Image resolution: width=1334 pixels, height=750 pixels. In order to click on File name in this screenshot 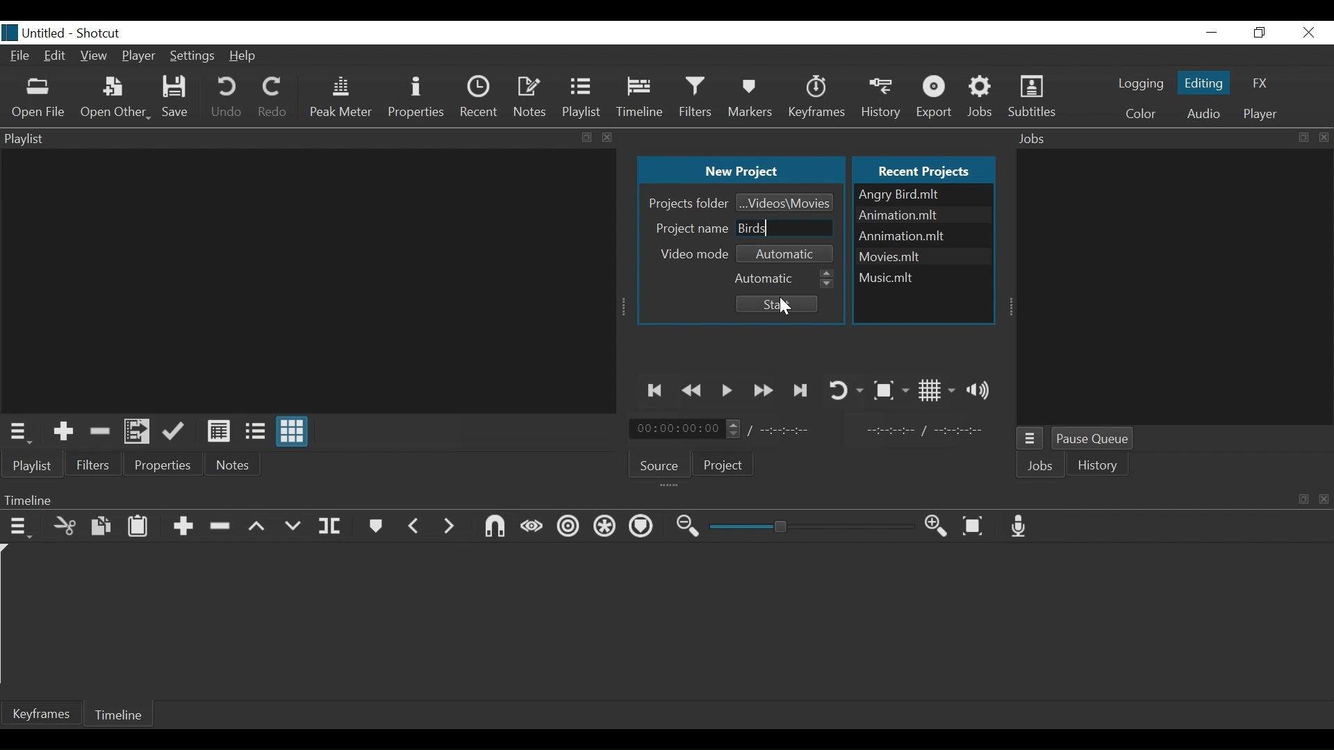, I will do `click(922, 216)`.